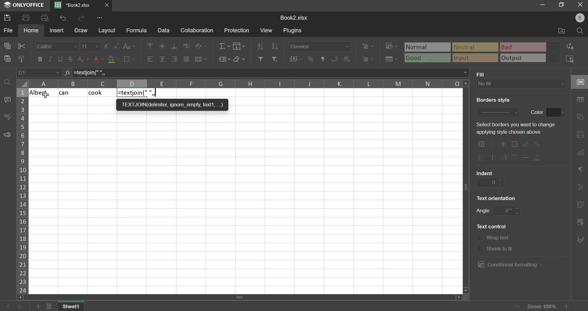 This screenshot has width=588, height=311. What do you see at coordinates (22, 191) in the screenshot?
I see `column` at bounding box center [22, 191].